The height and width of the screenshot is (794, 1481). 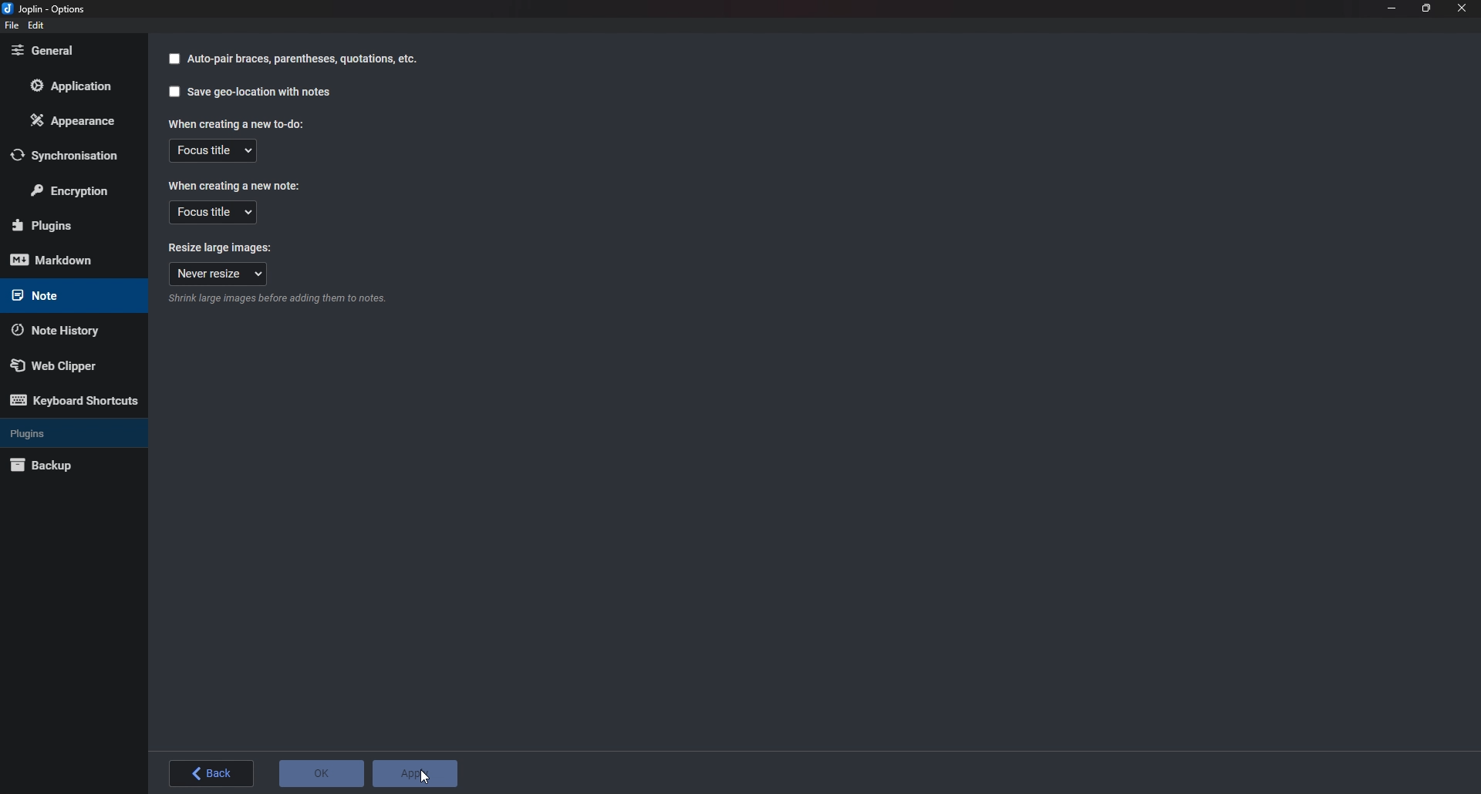 What do you see at coordinates (319, 775) in the screenshot?
I see `o K` at bounding box center [319, 775].